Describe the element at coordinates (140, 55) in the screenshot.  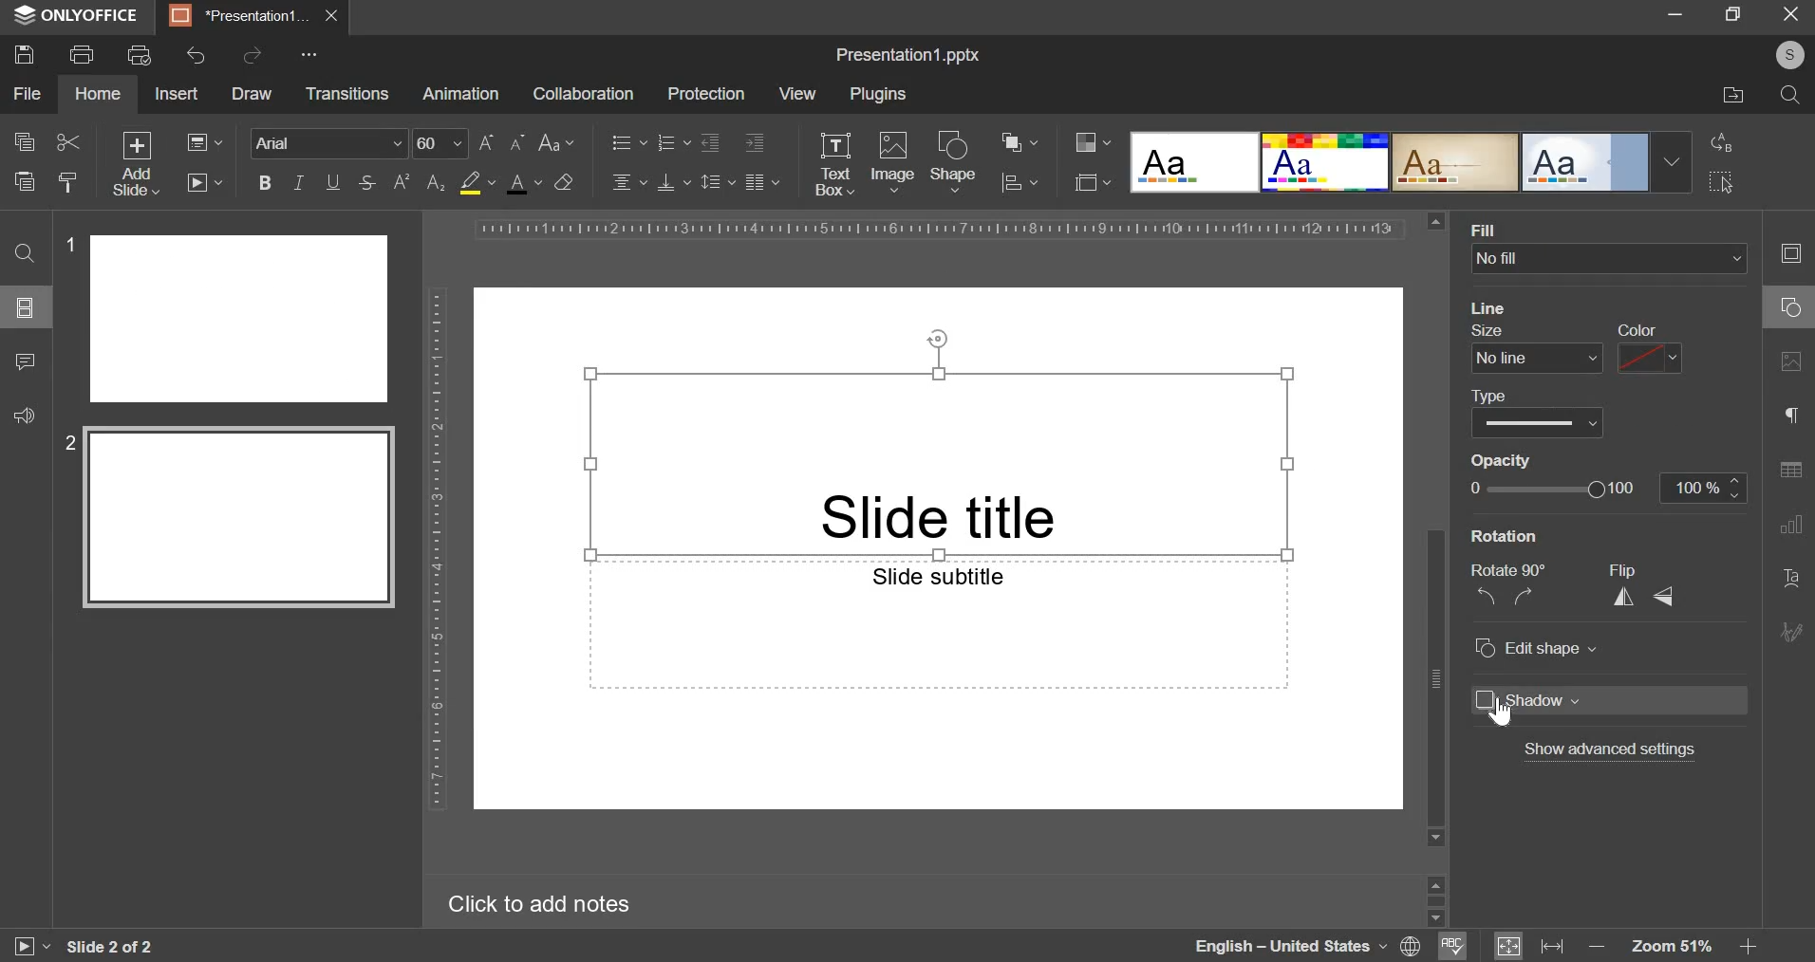
I see `print preview` at that location.